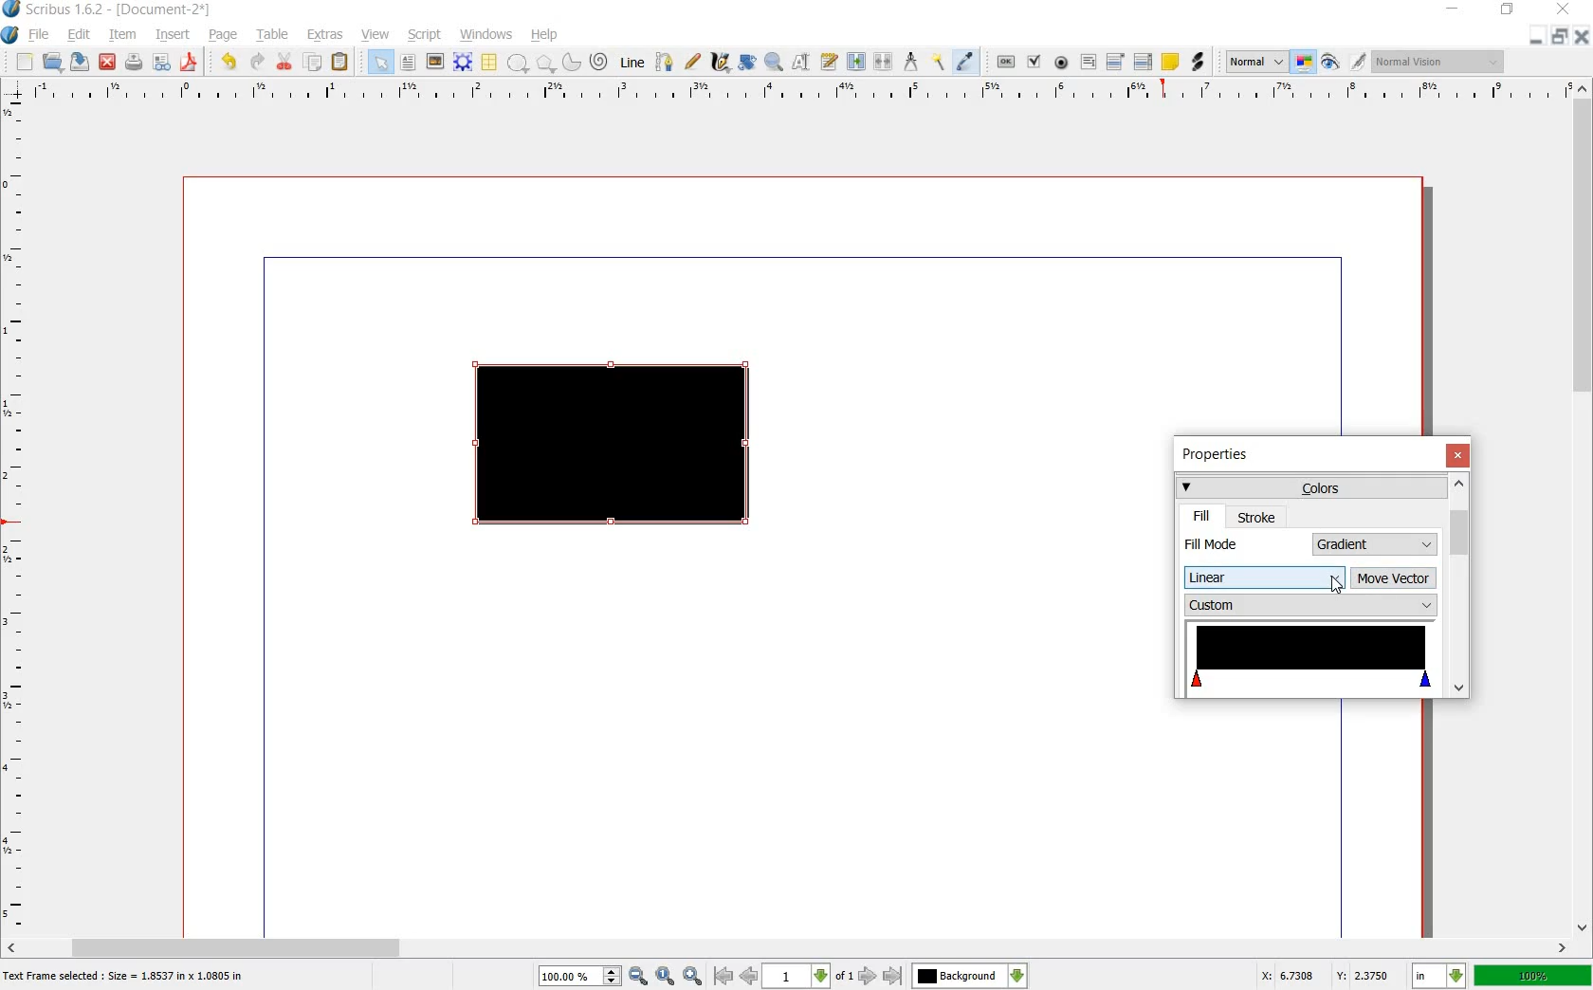 The image size is (1593, 990). Describe the element at coordinates (224, 36) in the screenshot. I see `page` at that location.